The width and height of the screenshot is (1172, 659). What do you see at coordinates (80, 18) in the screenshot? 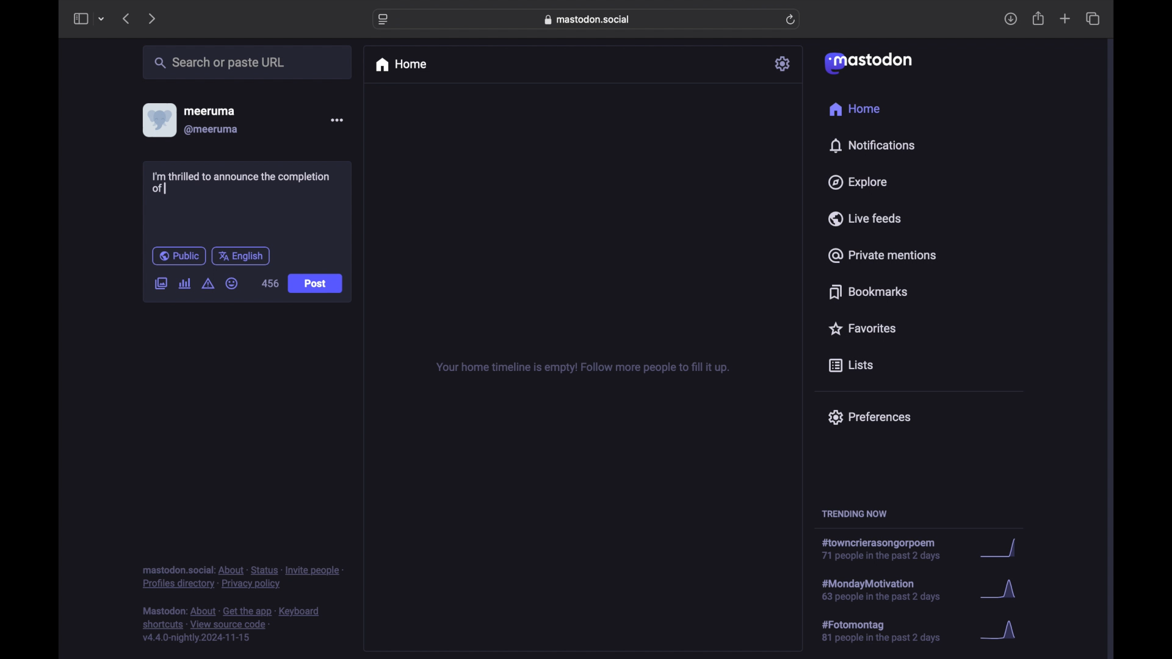
I see `side bar` at bounding box center [80, 18].